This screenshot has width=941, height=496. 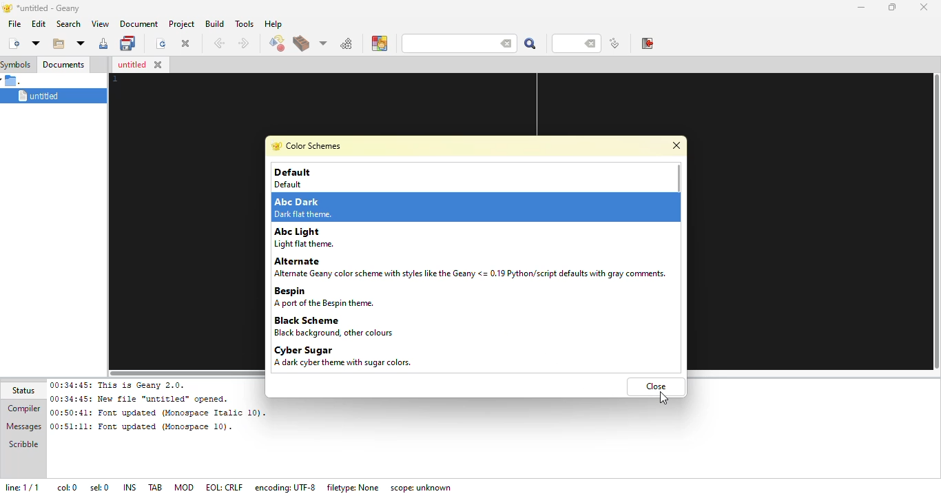 What do you see at coordinates (6, 8) in the screenshot?
I see `logo` at bounding box center [6, 8].